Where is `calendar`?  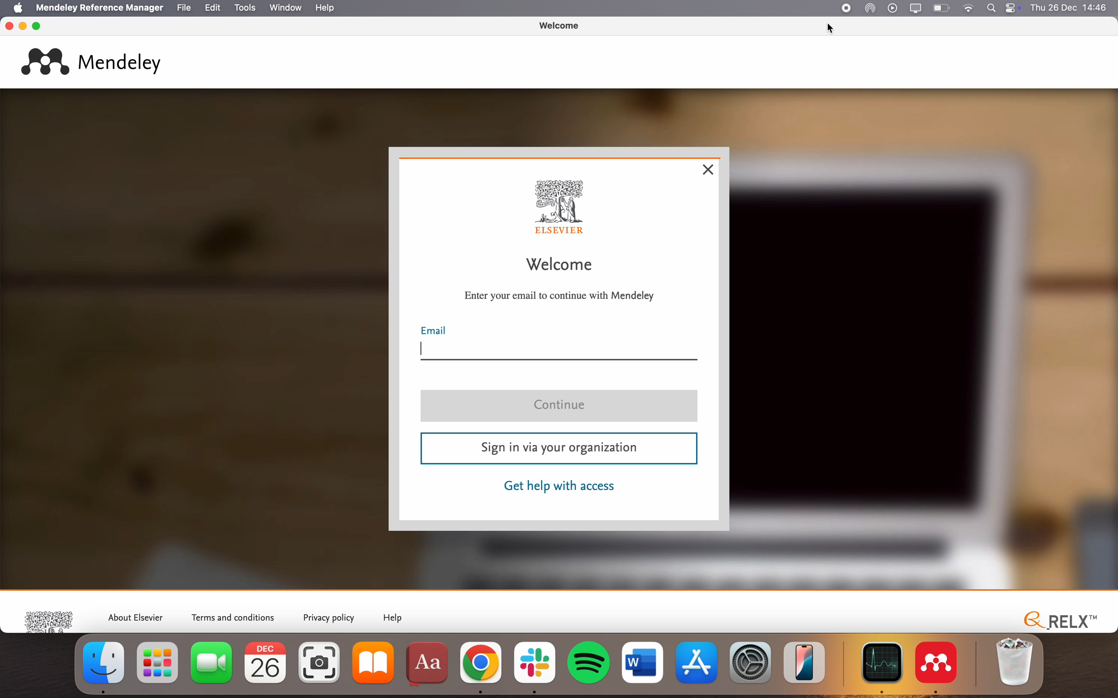 calendar is located at coordinates (267, 664).